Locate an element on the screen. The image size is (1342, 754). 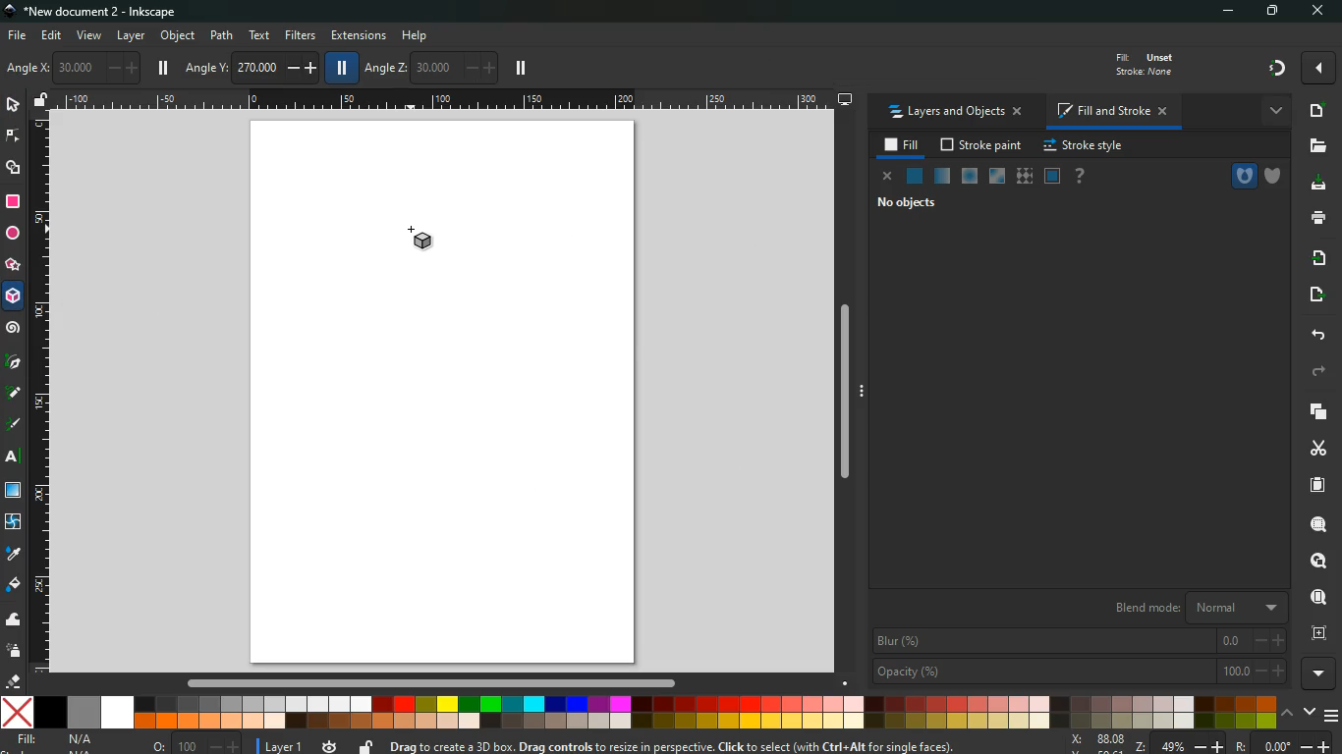
forward is located at coordinates (1317, 373).